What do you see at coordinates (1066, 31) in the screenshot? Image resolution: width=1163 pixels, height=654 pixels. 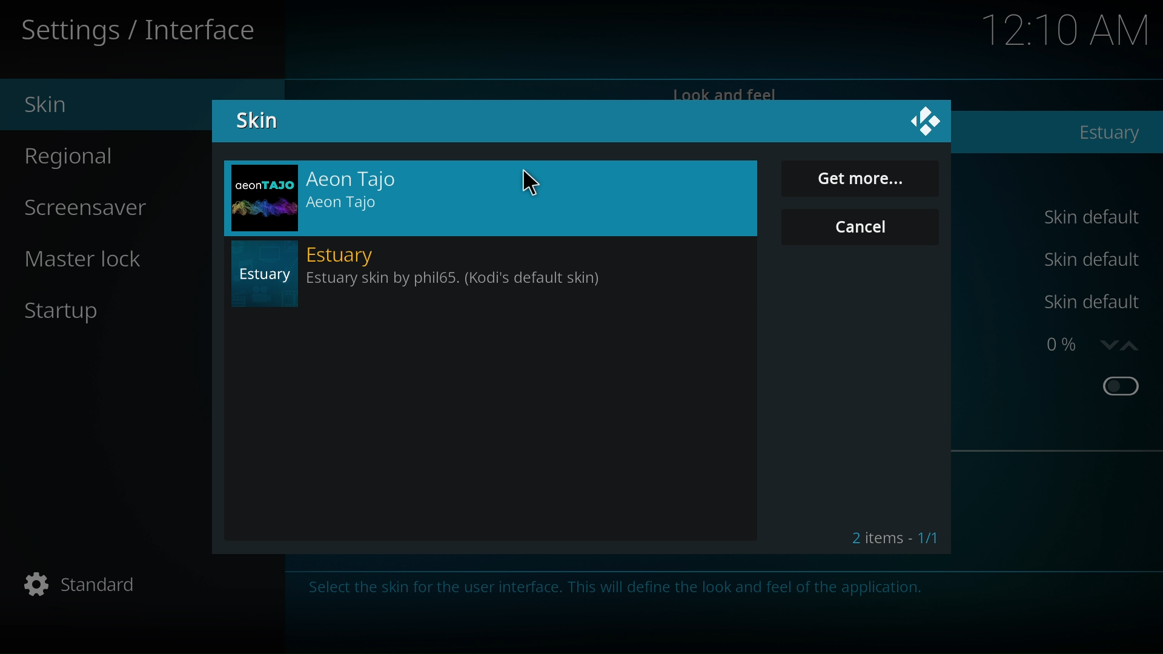 I see `12:10 AM` at bounding box center [1066, 31].